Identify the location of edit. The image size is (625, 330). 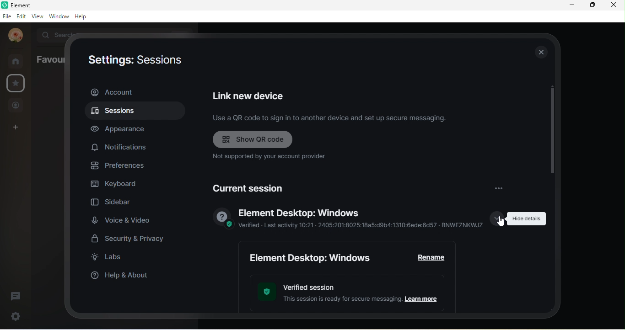
(22, 16).